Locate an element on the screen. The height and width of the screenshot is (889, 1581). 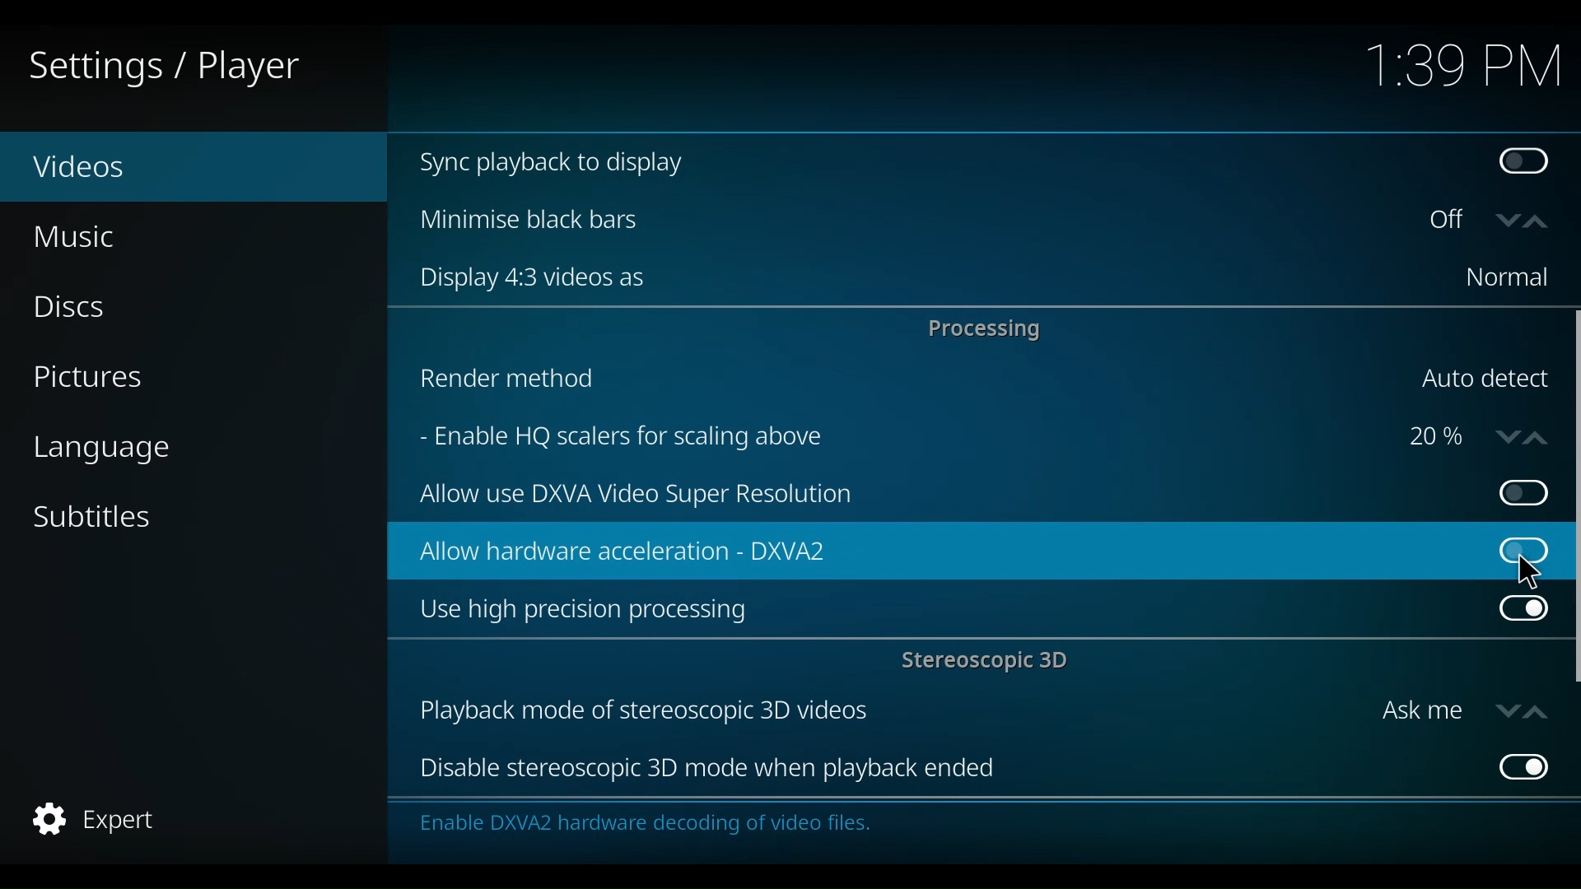
Toggle on/off Use high precision processing is located at coordinates (1523, 611).